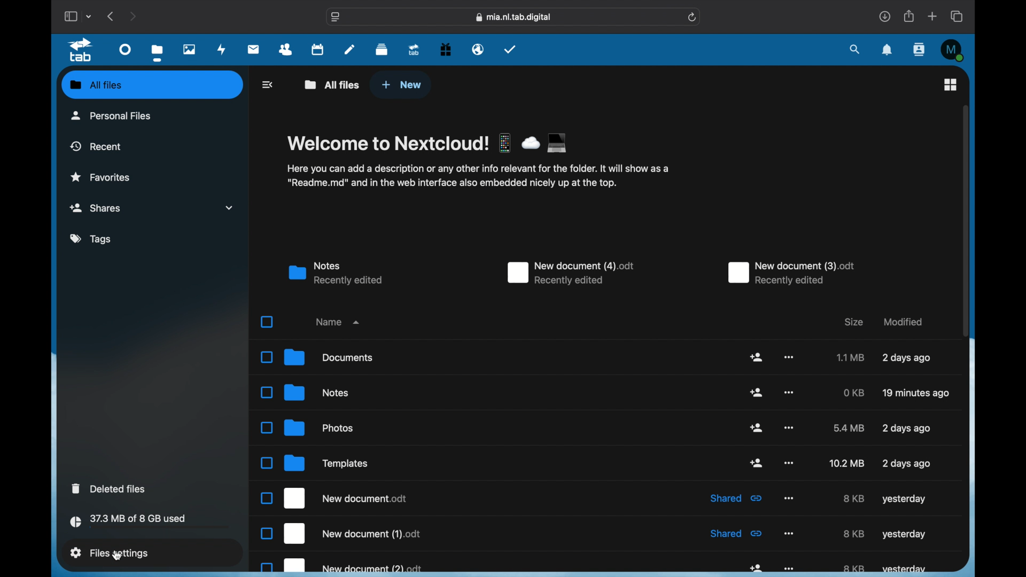 This screenshot has width=1026, height=577. What do you see at coordinates (756, 393) in the screenshot?
I see `shared` at bounding box center [756, 393].